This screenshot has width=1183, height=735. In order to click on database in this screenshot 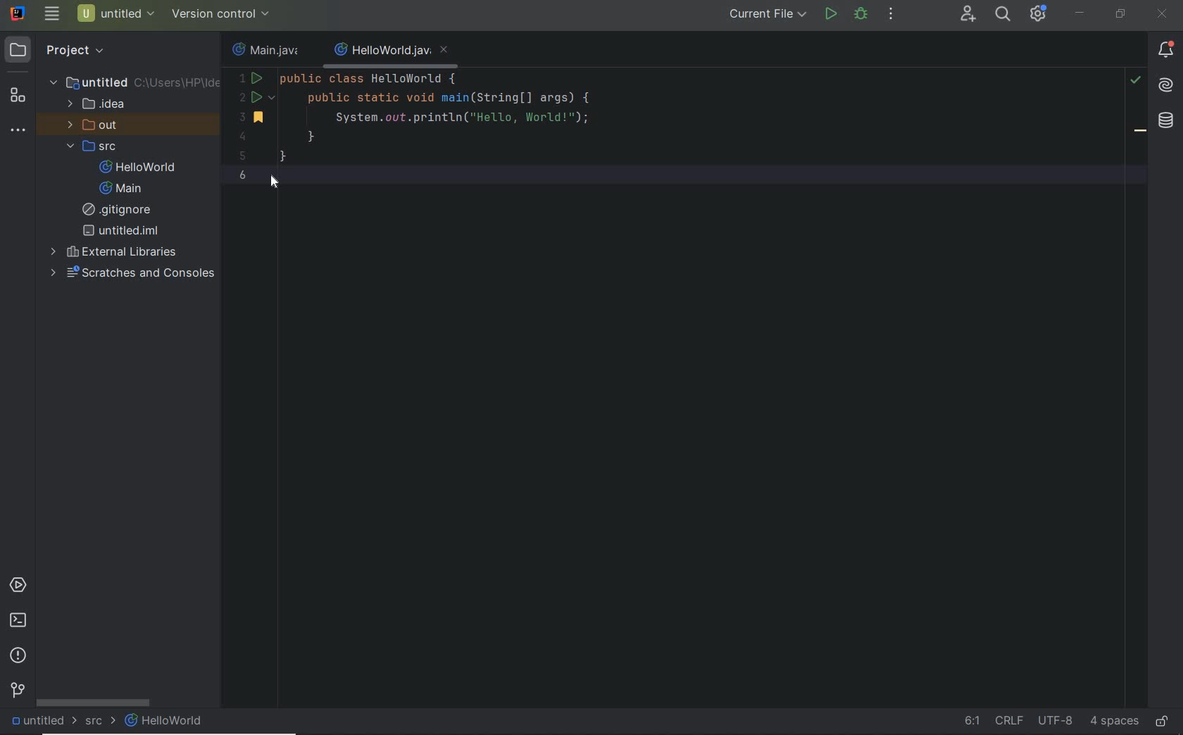, I will do `click(1166, 122)`.